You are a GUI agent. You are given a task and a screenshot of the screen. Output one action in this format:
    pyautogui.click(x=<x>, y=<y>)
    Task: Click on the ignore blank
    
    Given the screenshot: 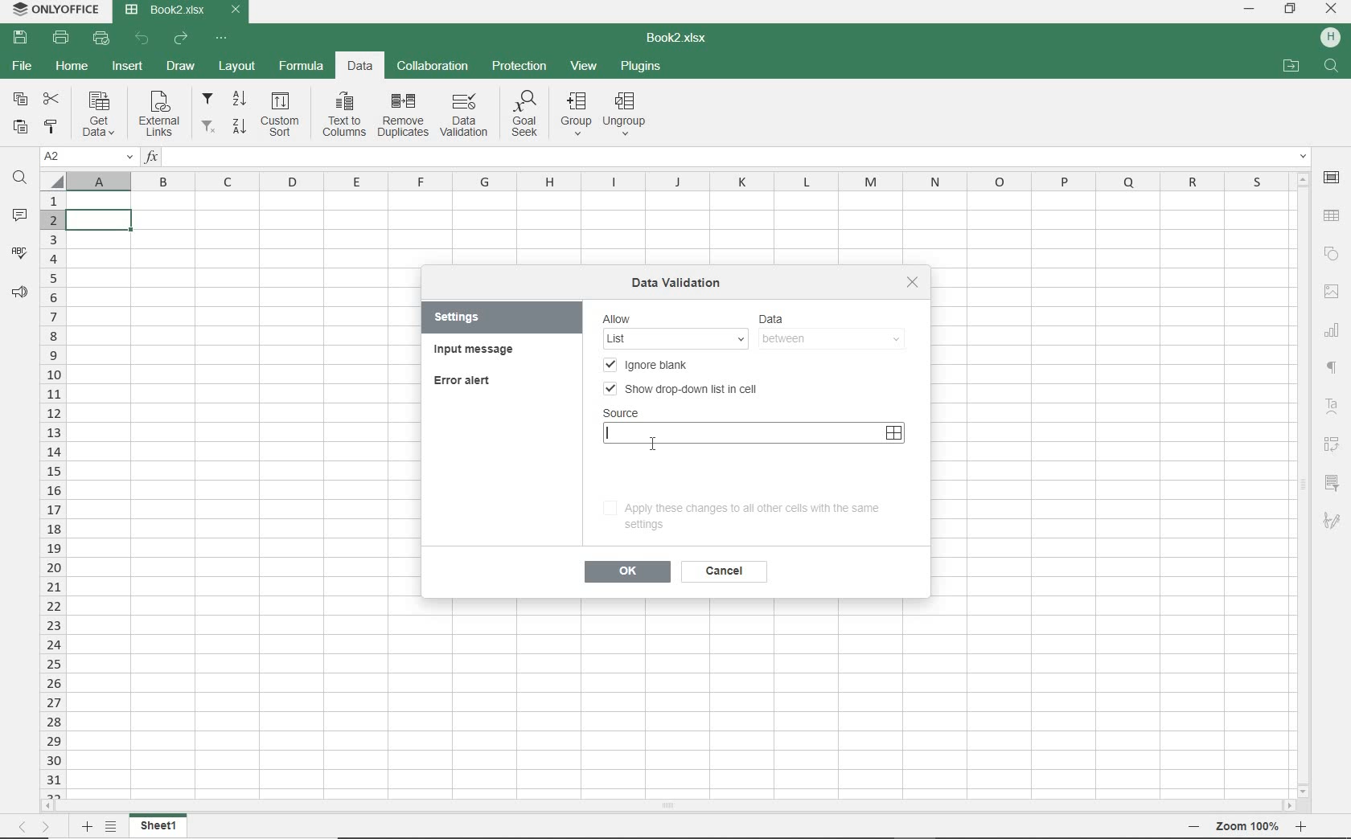 What is the action you would take?
    pyautogui.click(x=651, y=366)
    